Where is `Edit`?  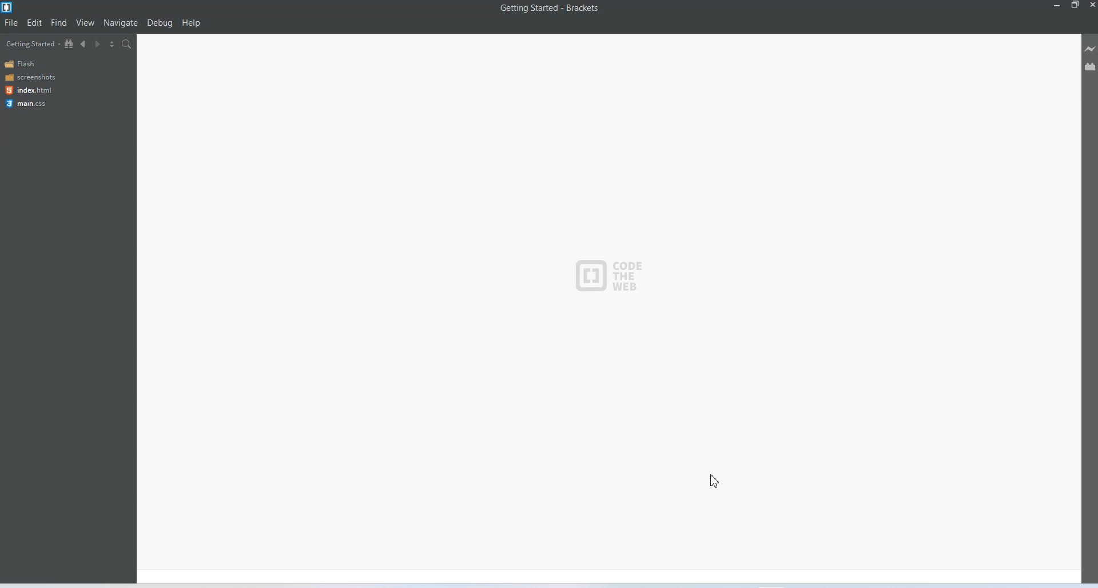 Edit is located at coordinates (35, 23).